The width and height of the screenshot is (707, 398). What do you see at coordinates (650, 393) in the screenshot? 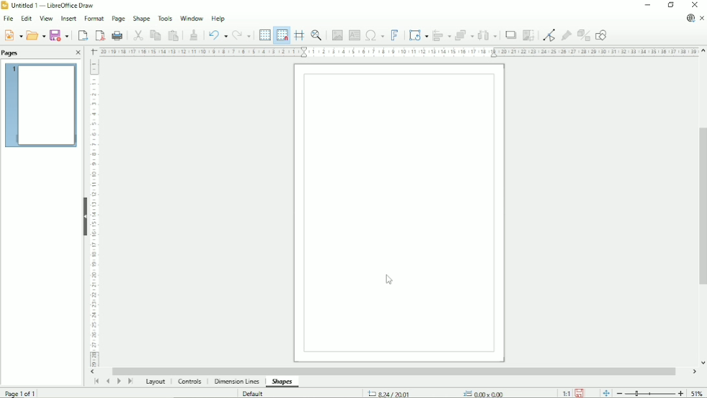
I see `Zoom out/in` at bounding box center [650, 393].